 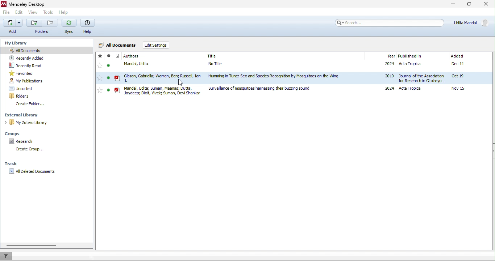 I want to click on filter, so click(x=8, y=256).